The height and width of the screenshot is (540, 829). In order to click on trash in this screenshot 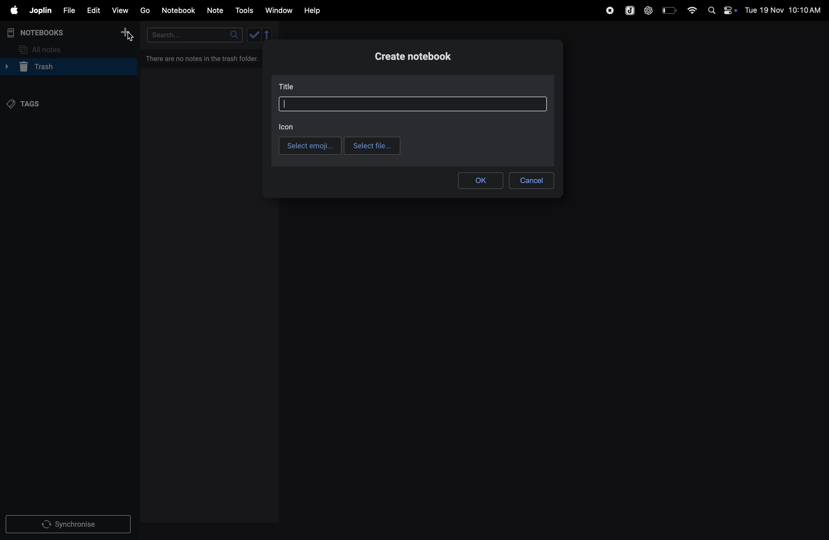, I will do `click(66, 67)`.